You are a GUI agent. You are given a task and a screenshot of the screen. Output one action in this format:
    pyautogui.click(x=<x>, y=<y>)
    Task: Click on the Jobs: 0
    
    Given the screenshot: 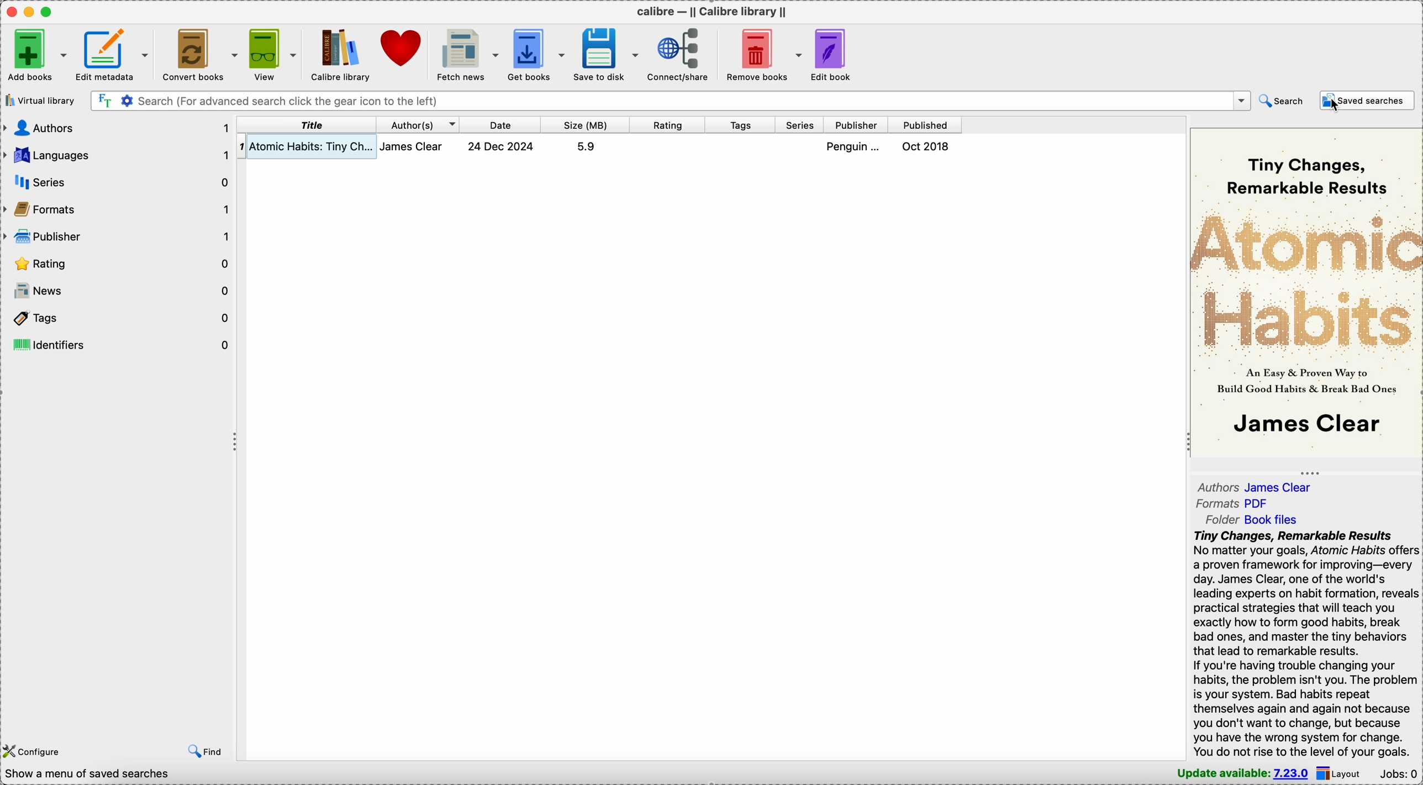 What is the action you would take?
    pyautogui.click(x=1400, y=773)
    